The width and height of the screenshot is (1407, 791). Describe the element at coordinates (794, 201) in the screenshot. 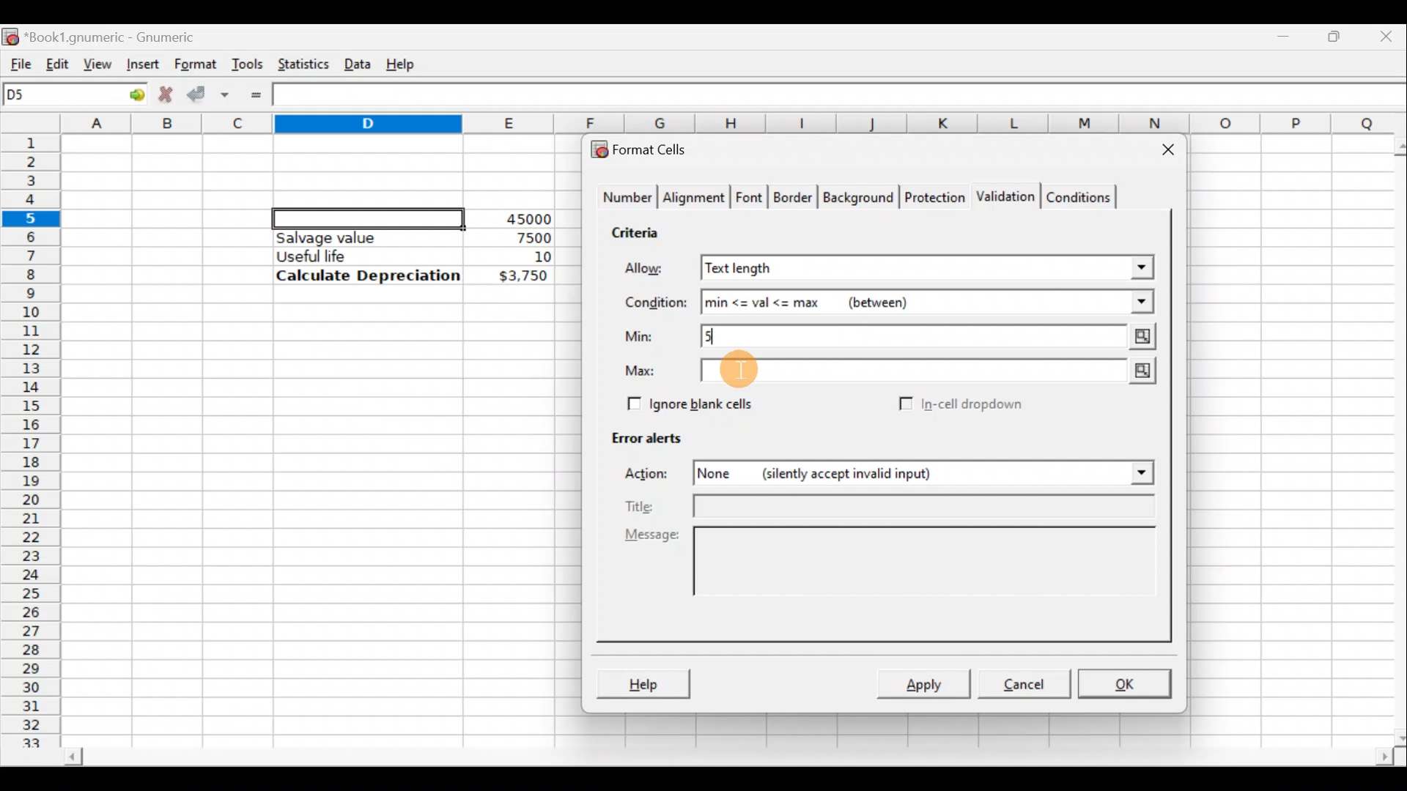

I see `Border` at that location.